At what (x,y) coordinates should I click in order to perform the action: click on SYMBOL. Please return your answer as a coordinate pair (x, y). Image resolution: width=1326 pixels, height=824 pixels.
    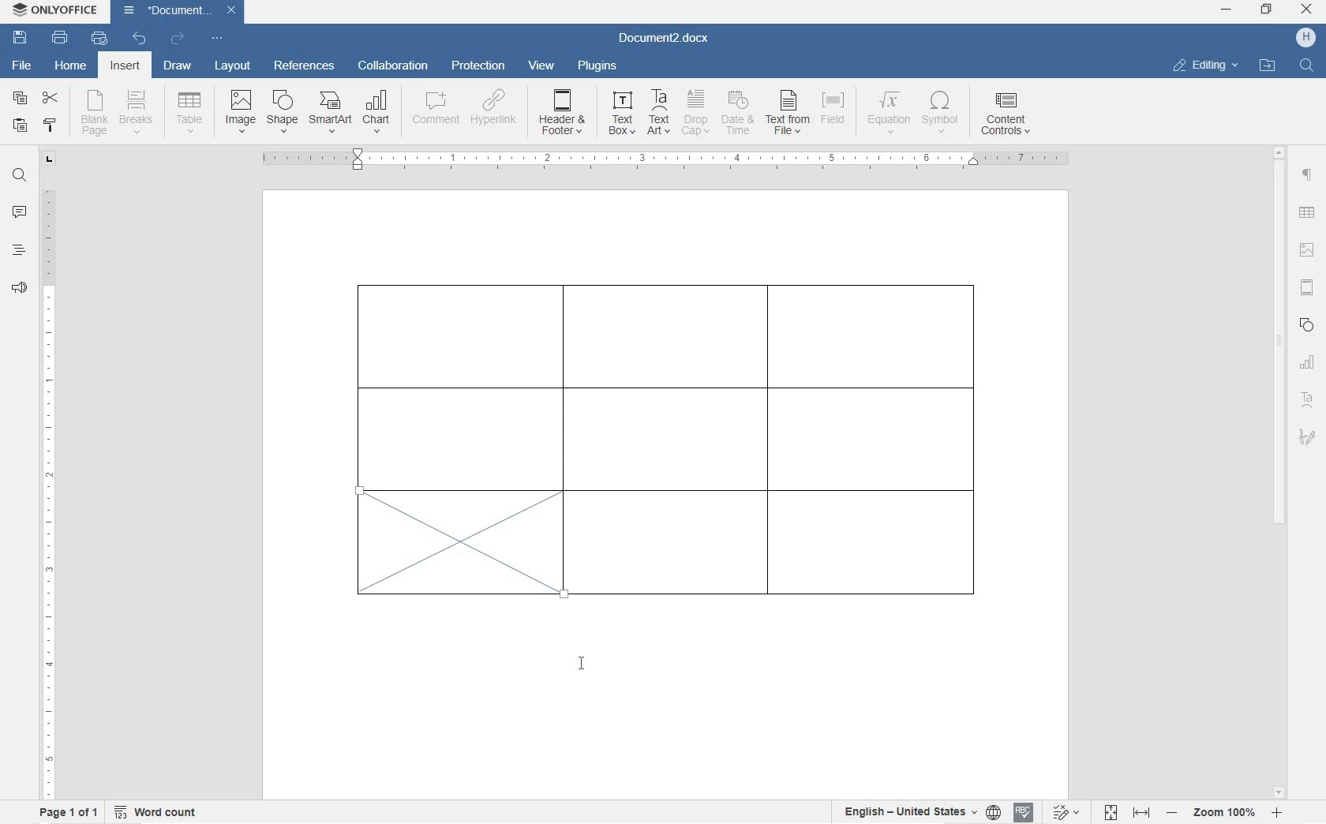
    Looking at the image, I should click on (942, 115).